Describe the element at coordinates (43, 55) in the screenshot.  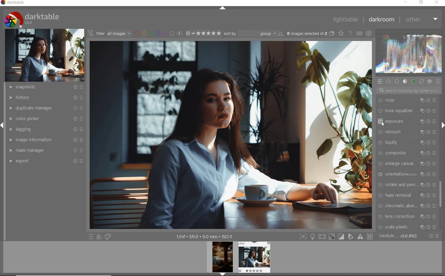
I see `IMAGE` at that location.